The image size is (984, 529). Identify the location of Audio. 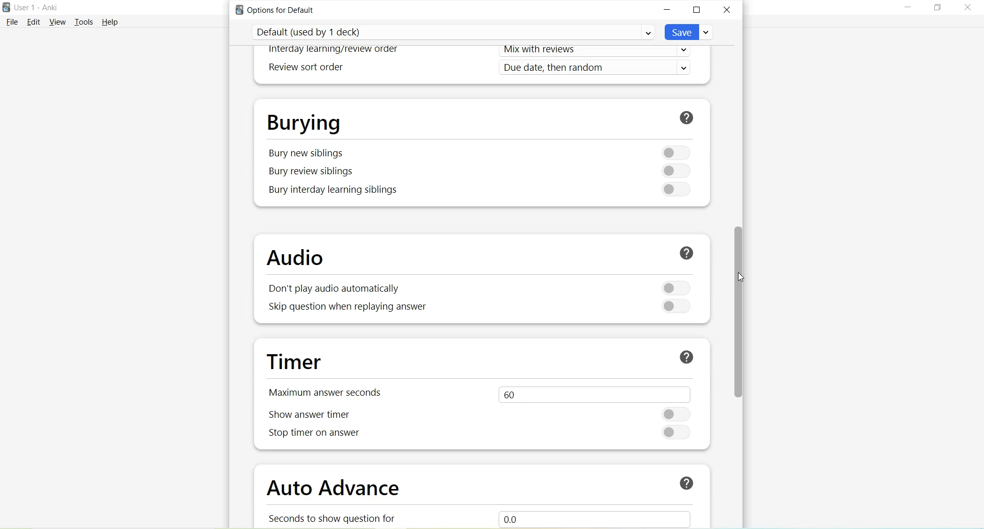
(300, 258).